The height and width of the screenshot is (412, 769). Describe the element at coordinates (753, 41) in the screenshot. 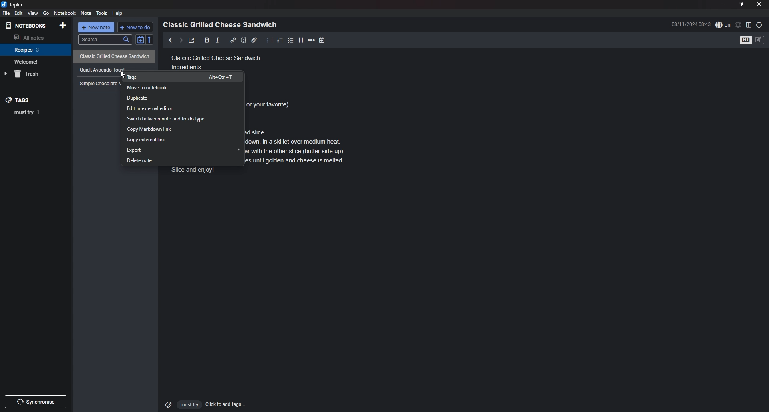

I see `toggle editor` at that location.